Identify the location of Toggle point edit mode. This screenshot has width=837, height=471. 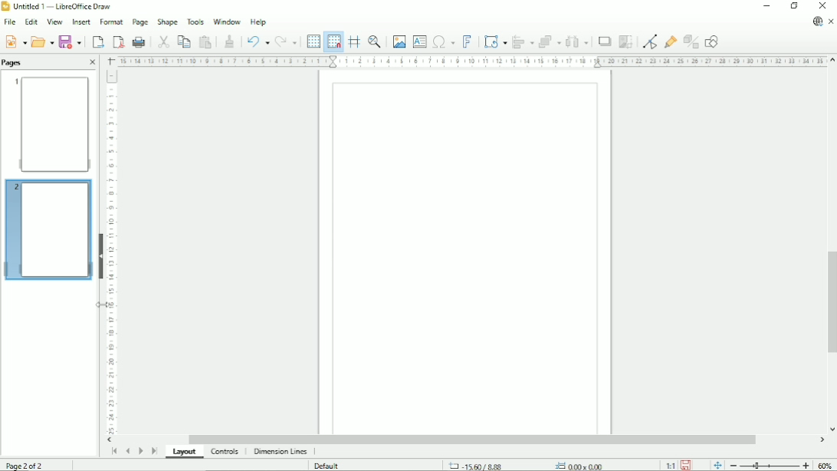
(652, 41).